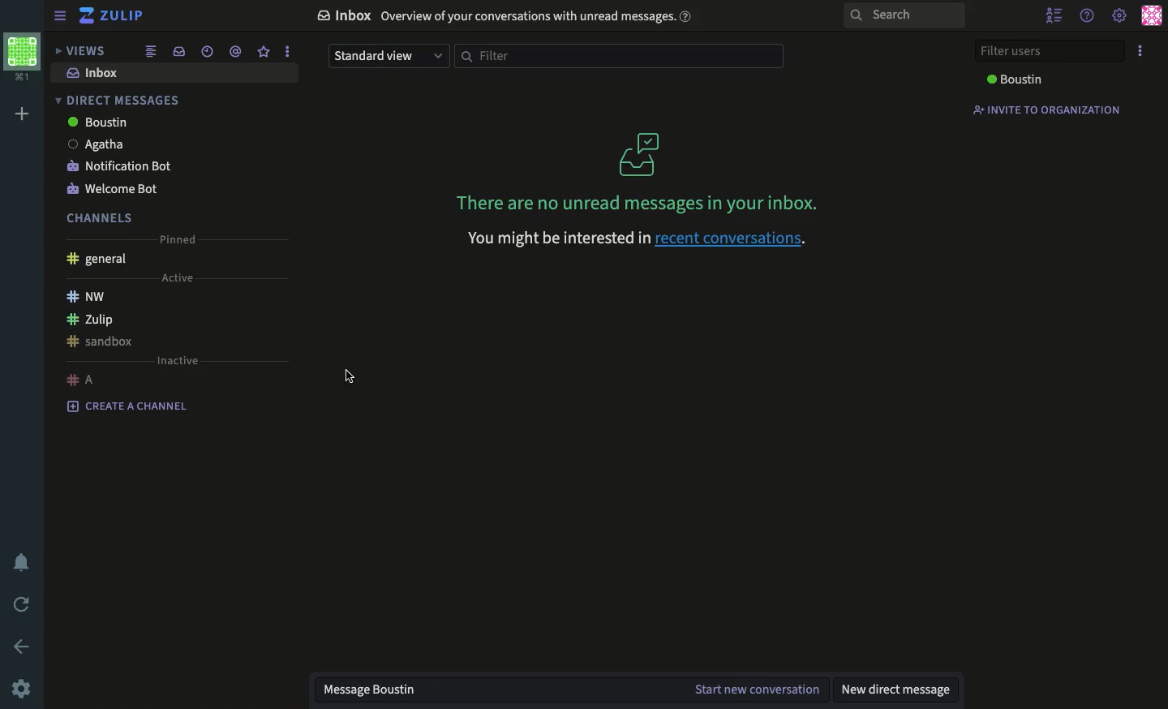  Describe the element at coordinates (19, 114) in the screenshot. I see `add workspace` at that location.